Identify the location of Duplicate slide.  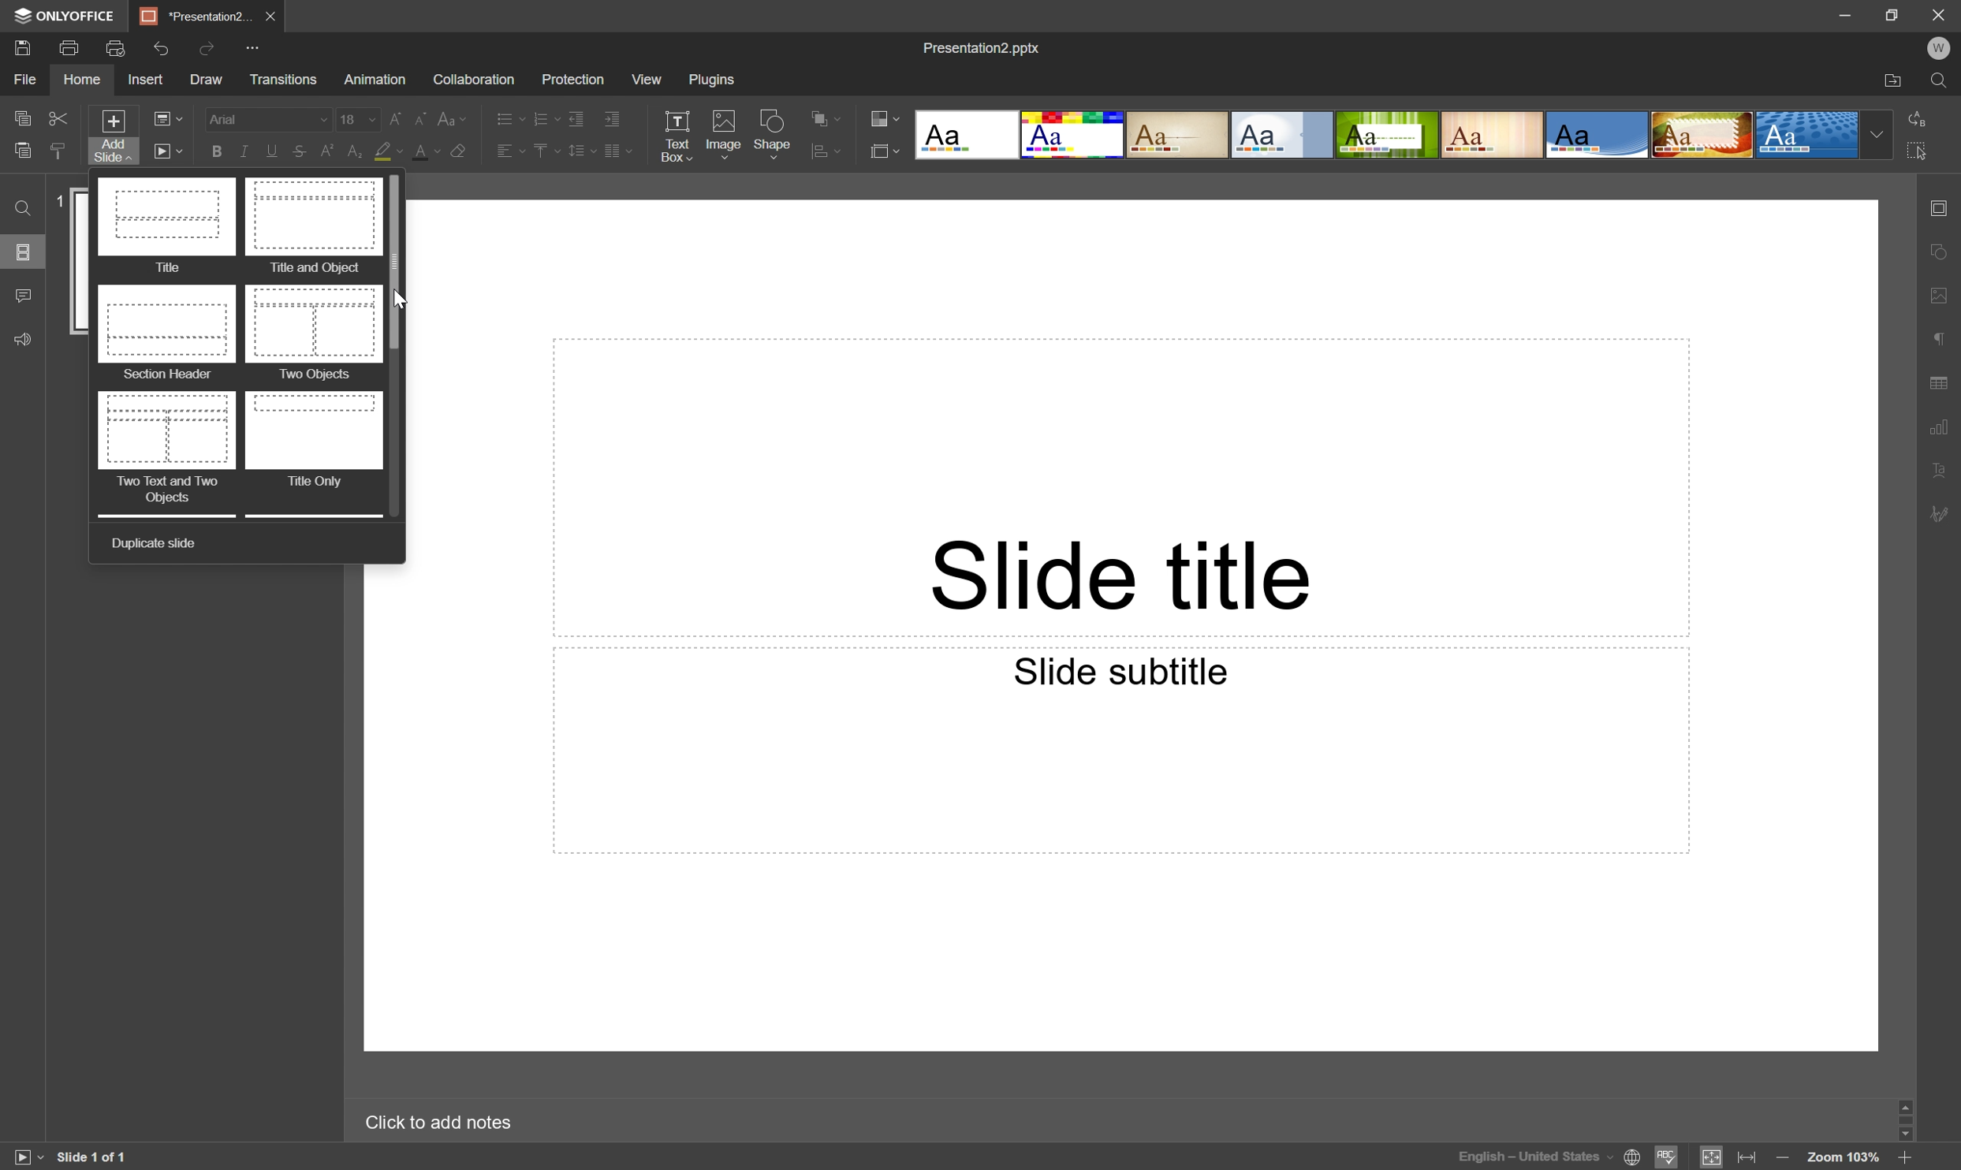
(153, 544).